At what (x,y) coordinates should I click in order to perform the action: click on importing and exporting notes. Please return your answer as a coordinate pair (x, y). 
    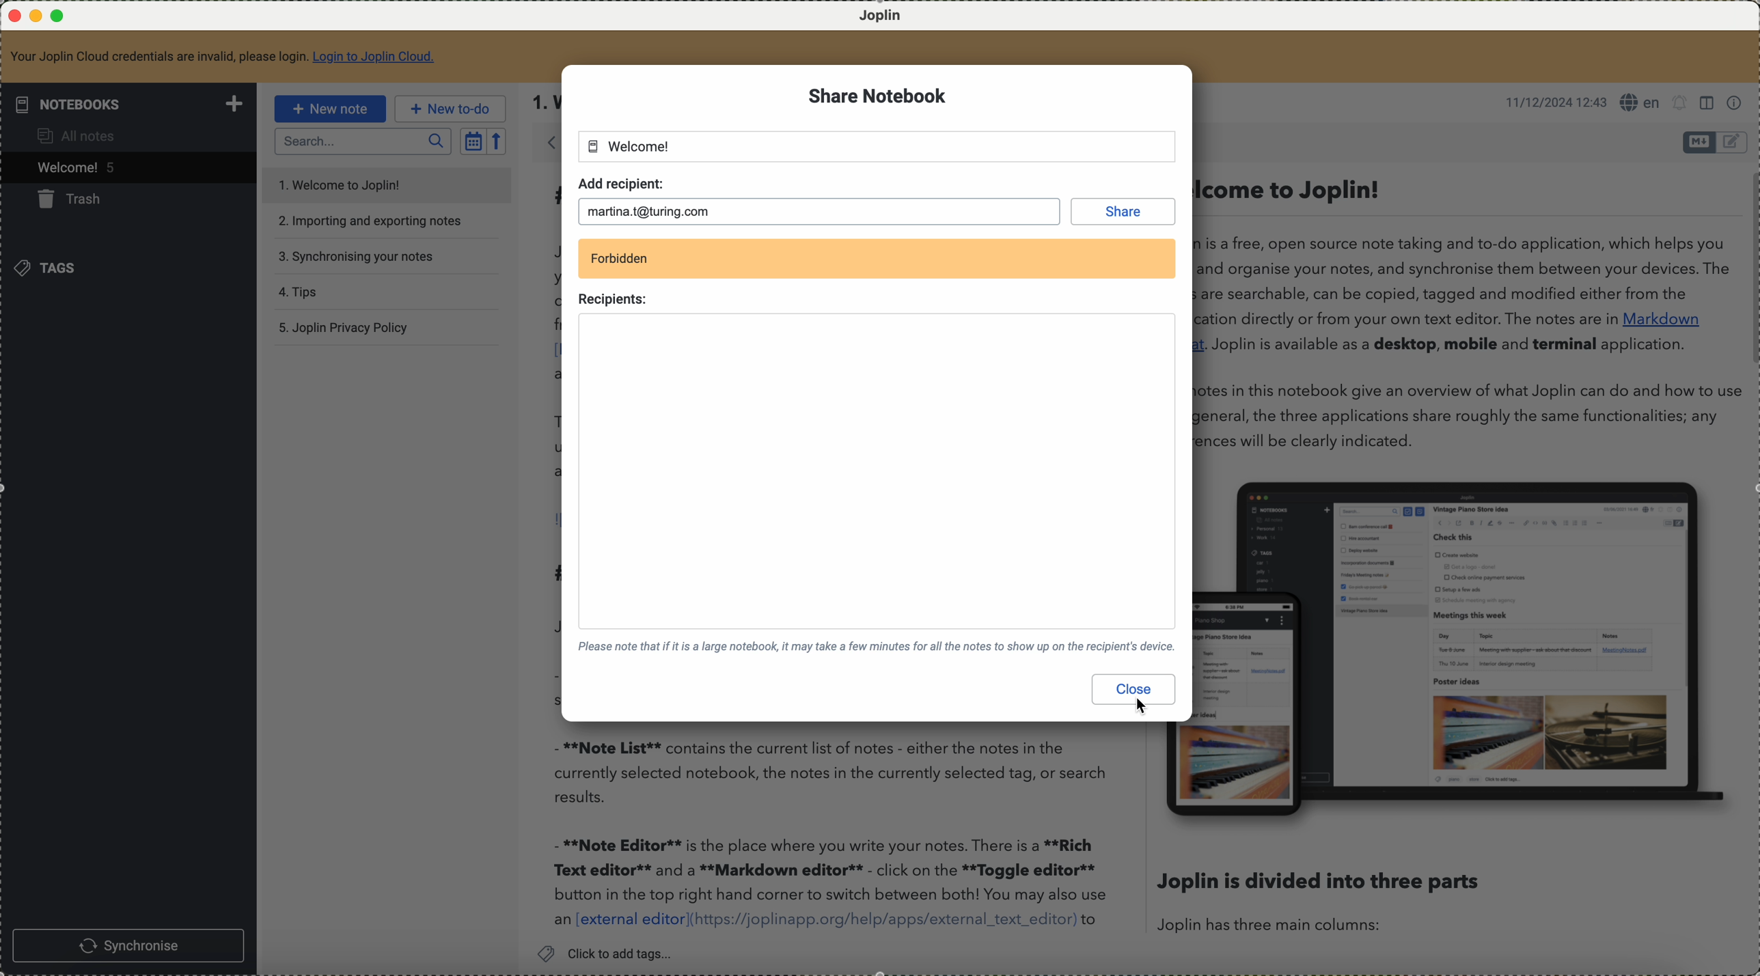
    Looking at the image, I should click on (372, 221).